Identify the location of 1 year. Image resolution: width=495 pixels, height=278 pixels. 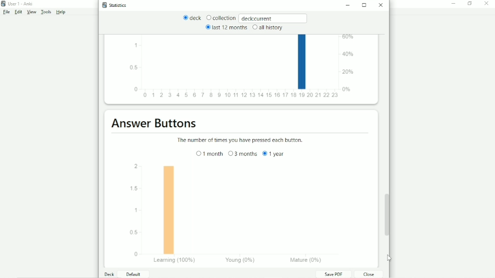
(274, 153).